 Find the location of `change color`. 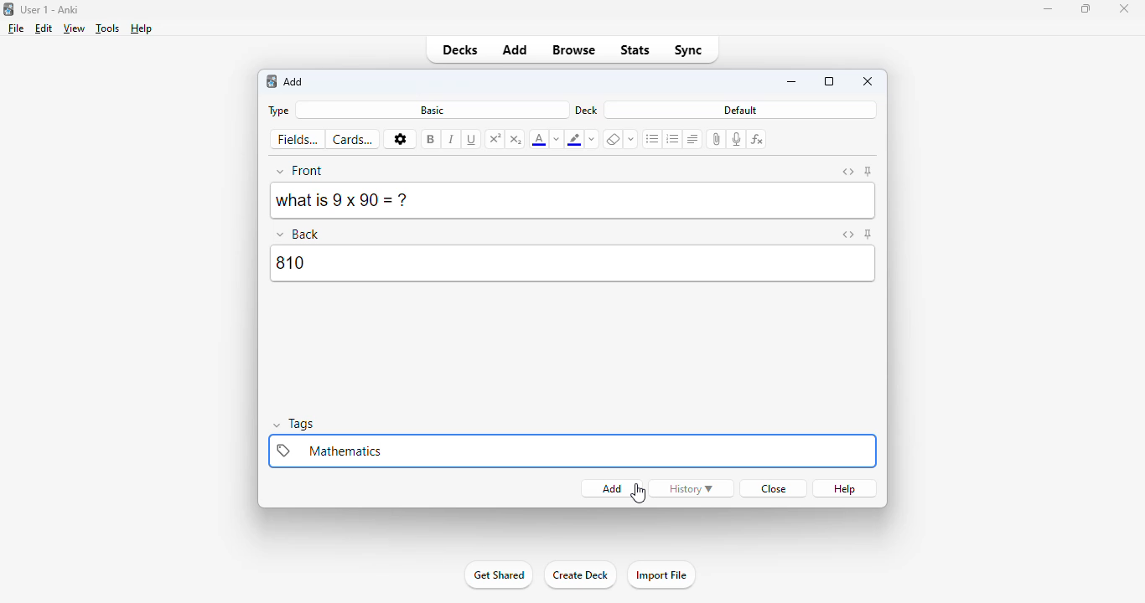

change color is located at coordinates (593, 139).